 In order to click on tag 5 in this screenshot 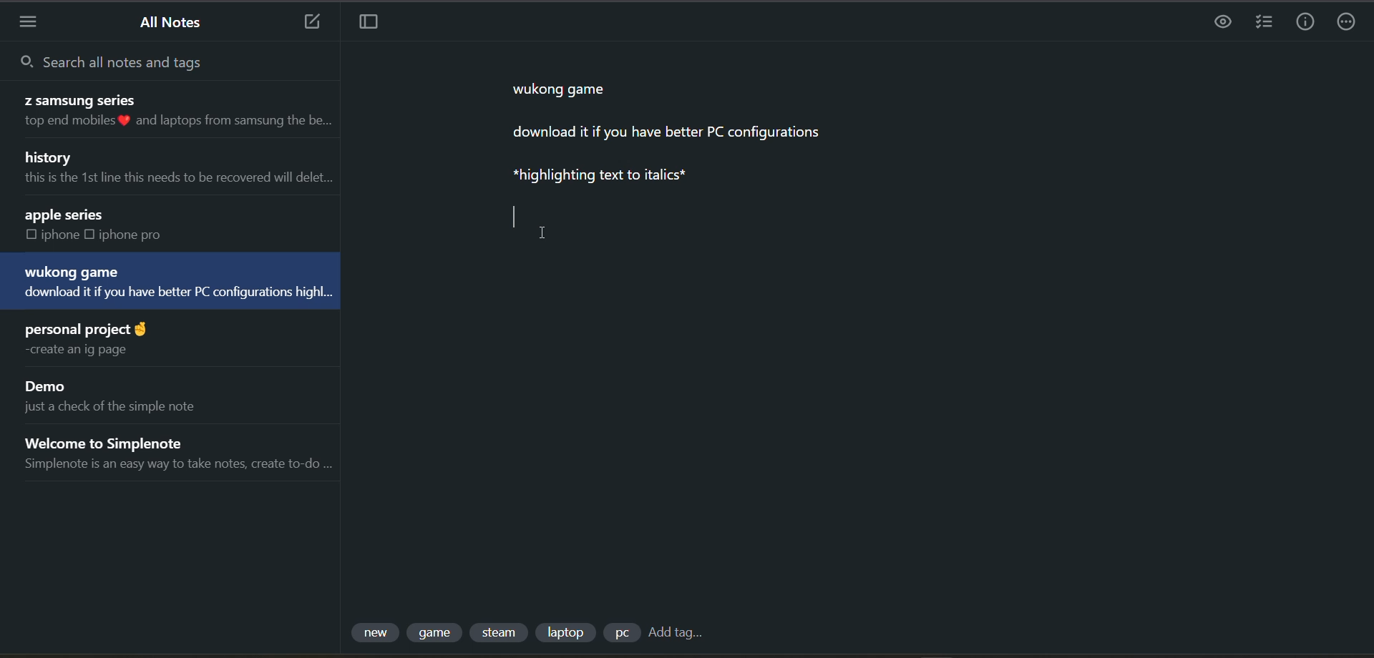, I will do `click(623, 633)`.